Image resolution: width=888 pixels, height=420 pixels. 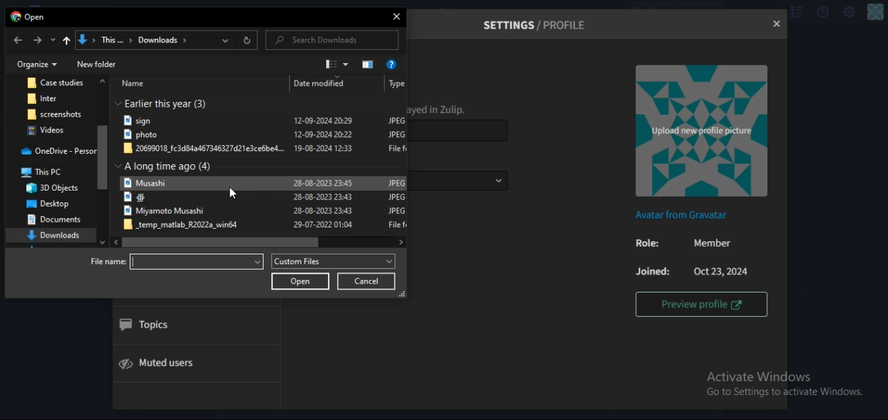 What do you see at coordinates (849, 13) in the screenshot?
I see `main menu` at bounding box center [849, 13].